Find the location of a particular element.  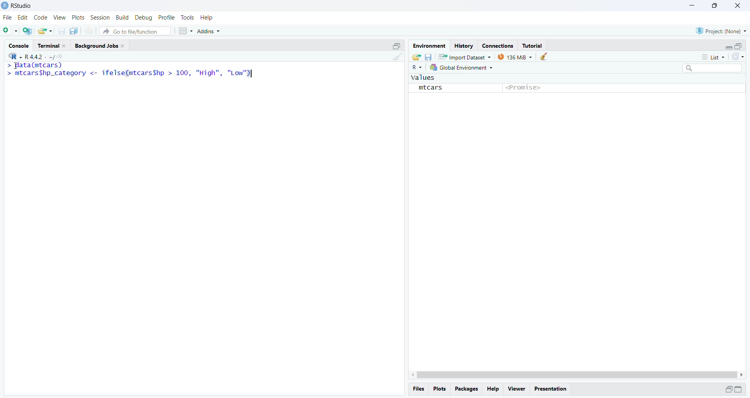

View the current working directory is located at coordinates (60, 56).